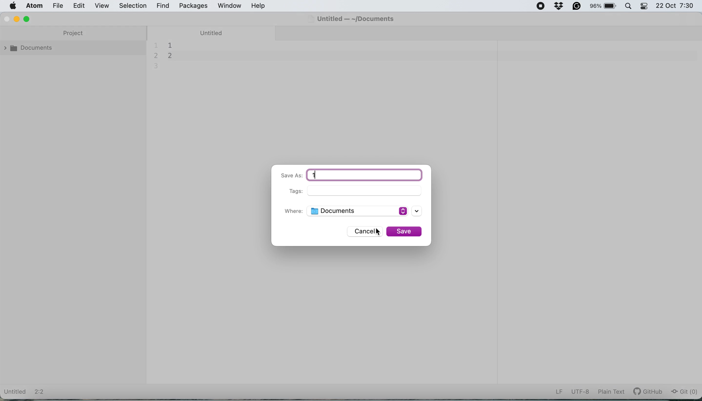 The image size is (702, 401). I want to click on atom, so click(36, 7).